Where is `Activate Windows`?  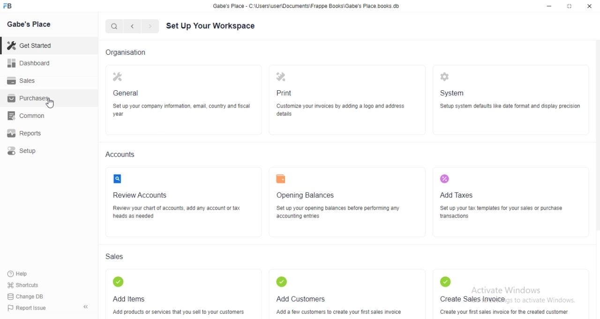
Activate Windows is located at coordinates (507, 289).